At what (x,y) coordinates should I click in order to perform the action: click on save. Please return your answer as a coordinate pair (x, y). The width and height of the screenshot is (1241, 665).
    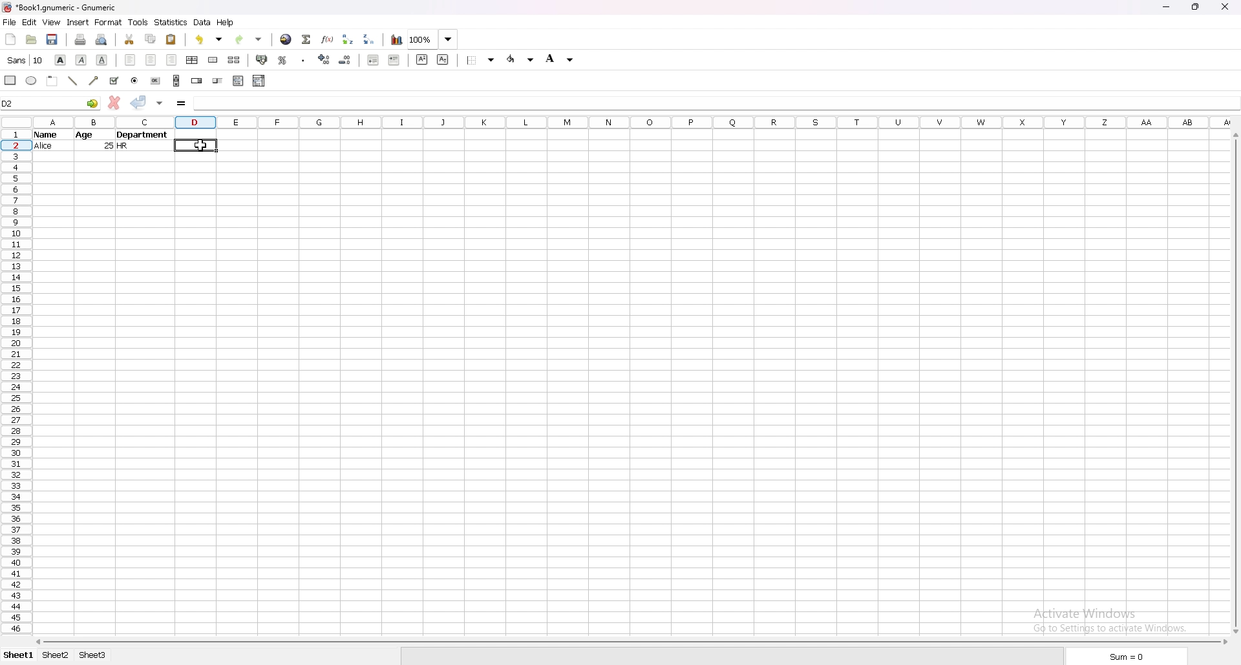
    Looking at the image, I should click on (51, 40).